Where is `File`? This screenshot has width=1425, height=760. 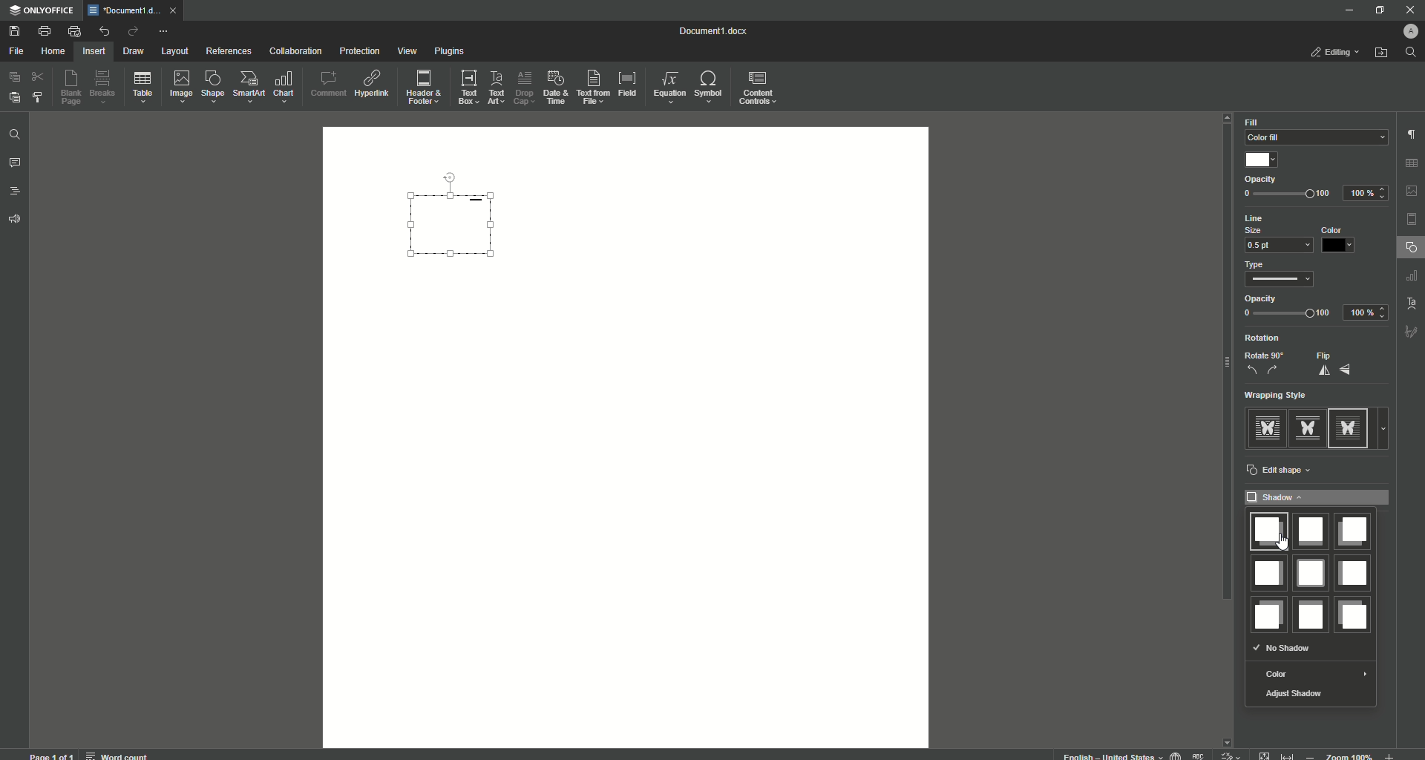 File is located at coordinates (16, 52).